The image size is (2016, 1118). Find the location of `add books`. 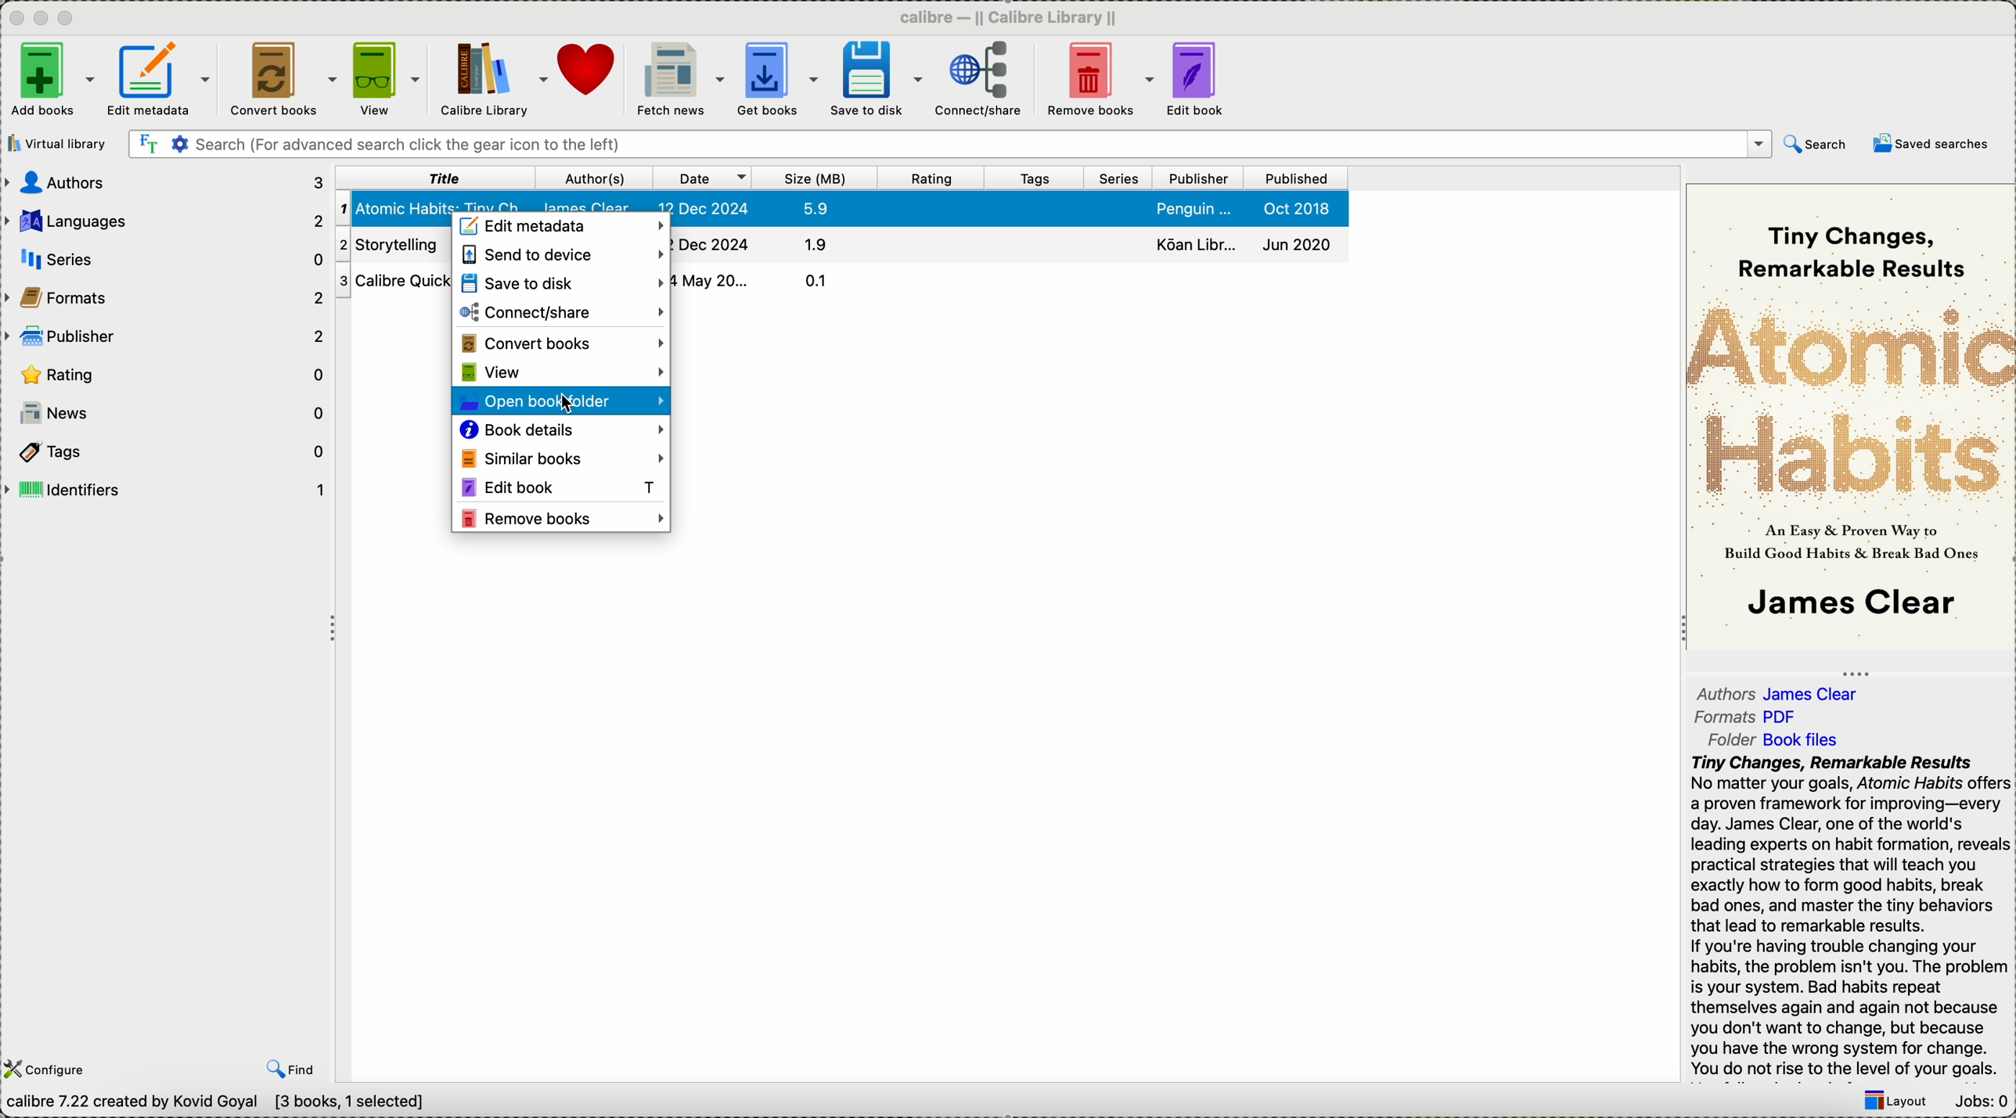

add books is located at coordinates (50, 81).